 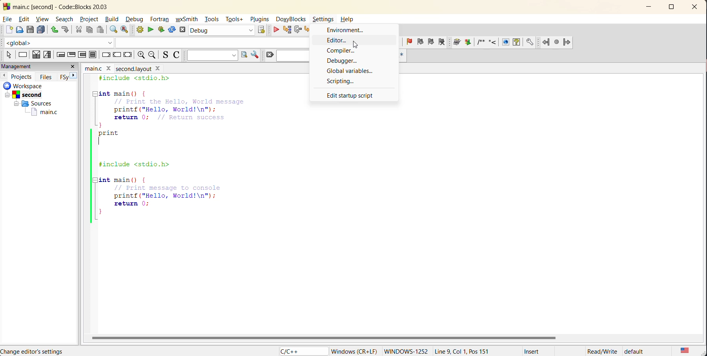 What do you see at coordinates (354, 350) in the screenshot?
I see `metadata` at bounding box center [354, 350].